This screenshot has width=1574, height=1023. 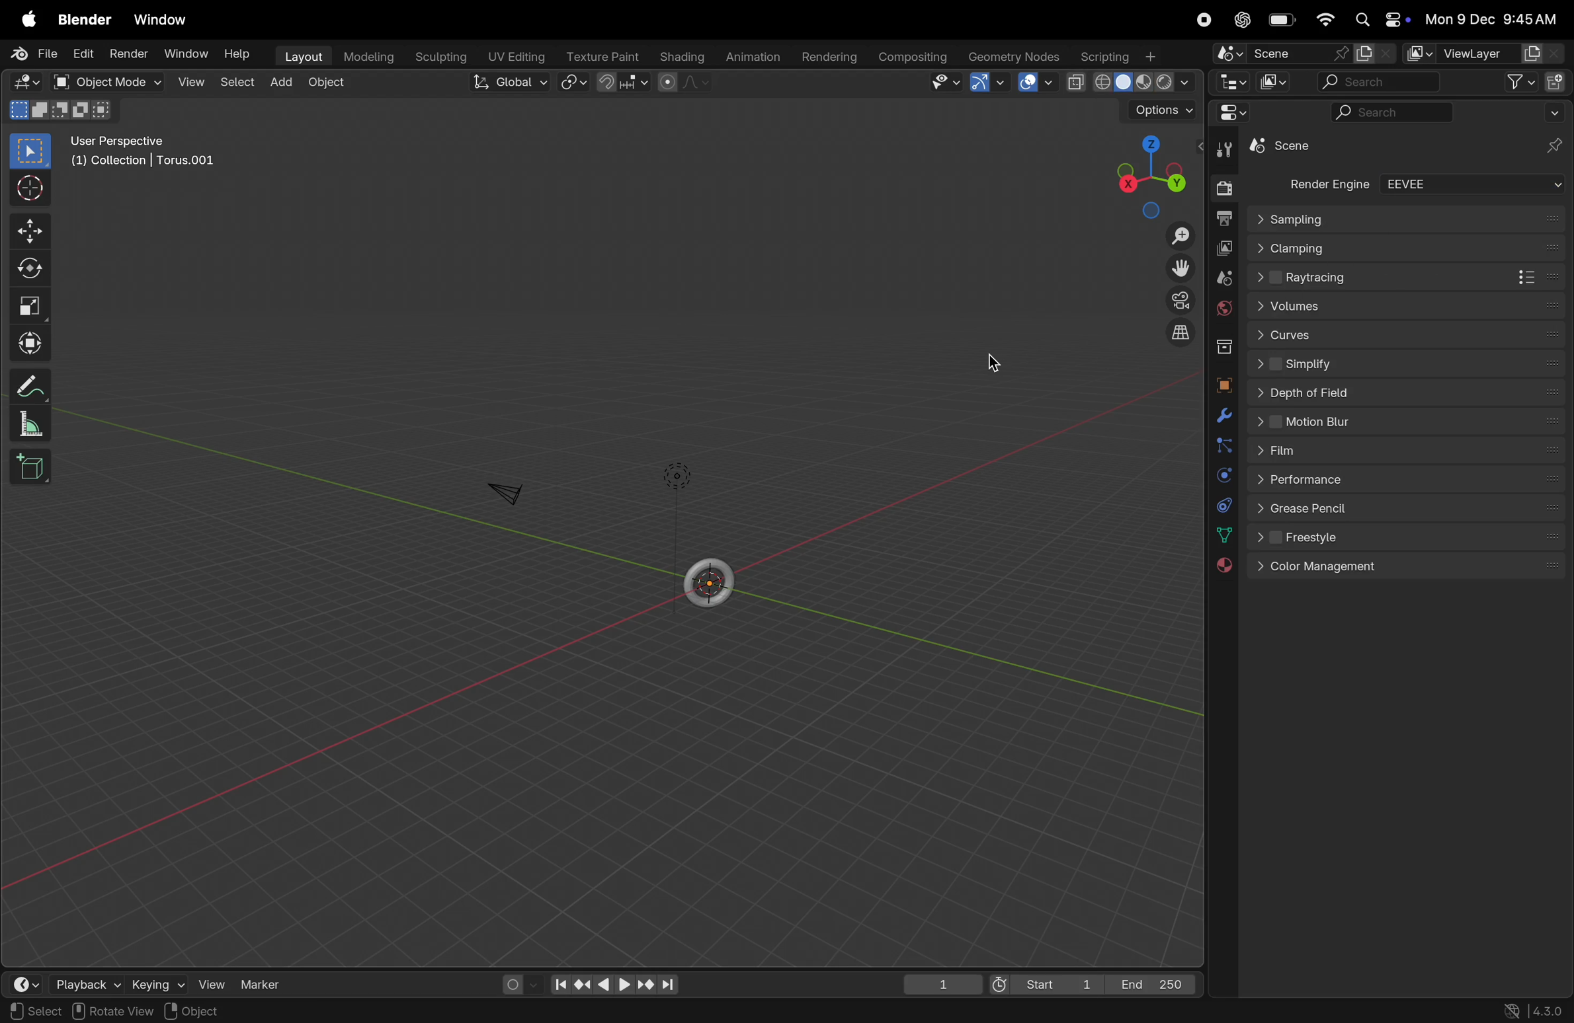 What do you see at coordinates (1388, 112) in the screenshot?
I see `search` at bounding box center [1388, 112].